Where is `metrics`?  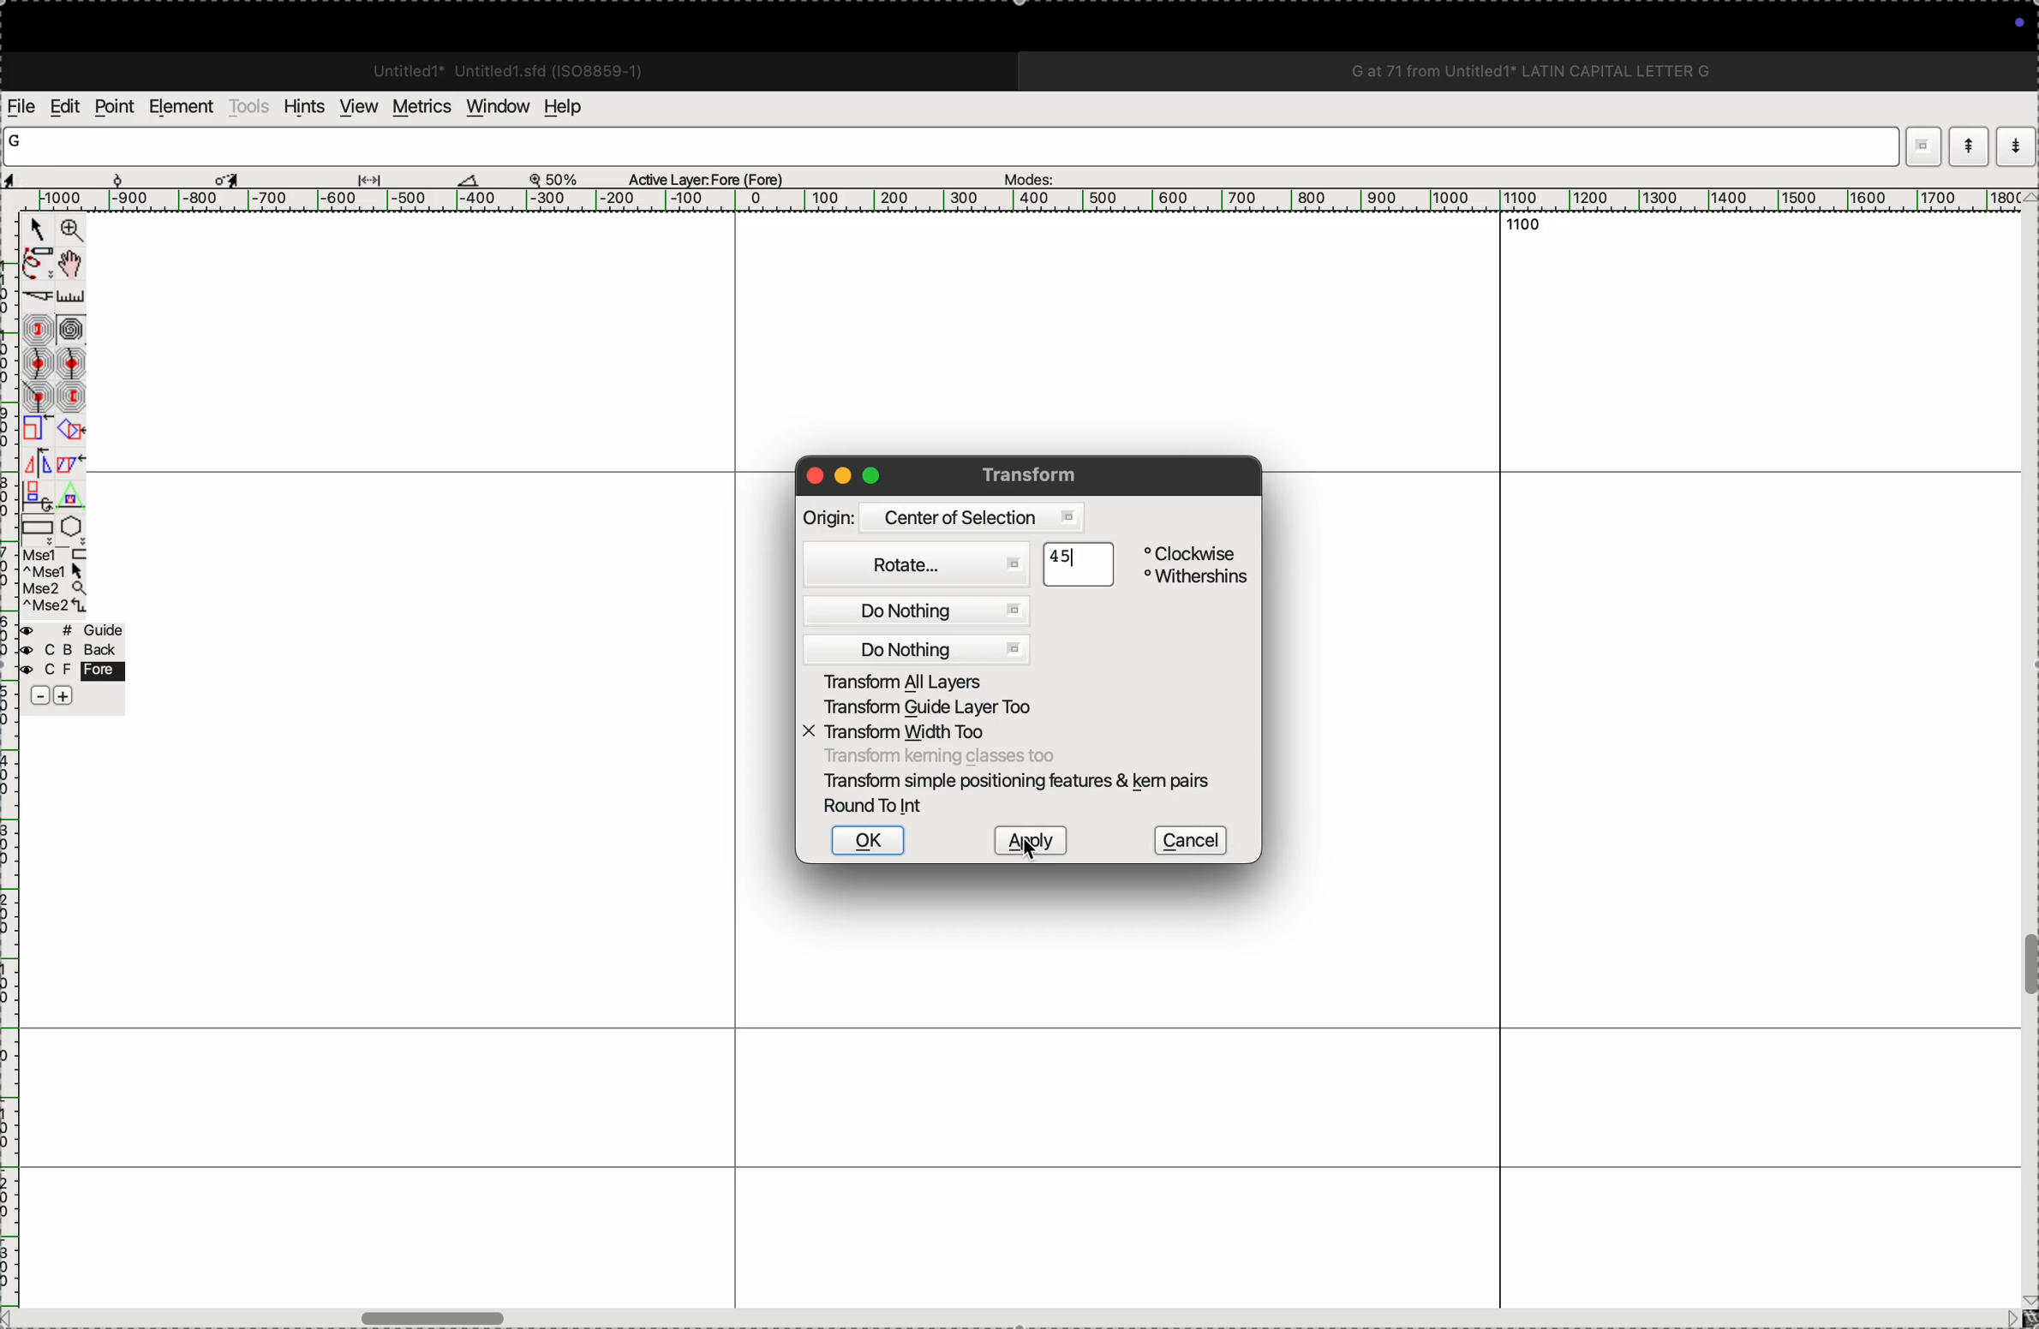 metrics is located at coordinates (423, 105).